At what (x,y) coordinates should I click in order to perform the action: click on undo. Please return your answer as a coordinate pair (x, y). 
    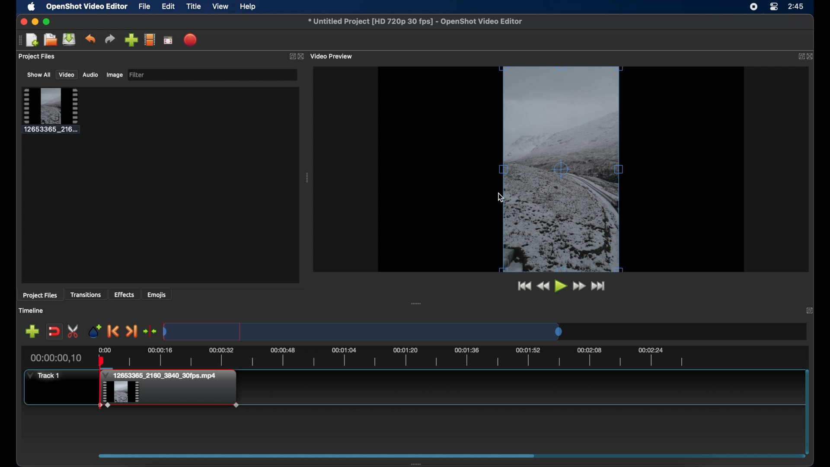
    Looking at the image, I should click on (90, 39).